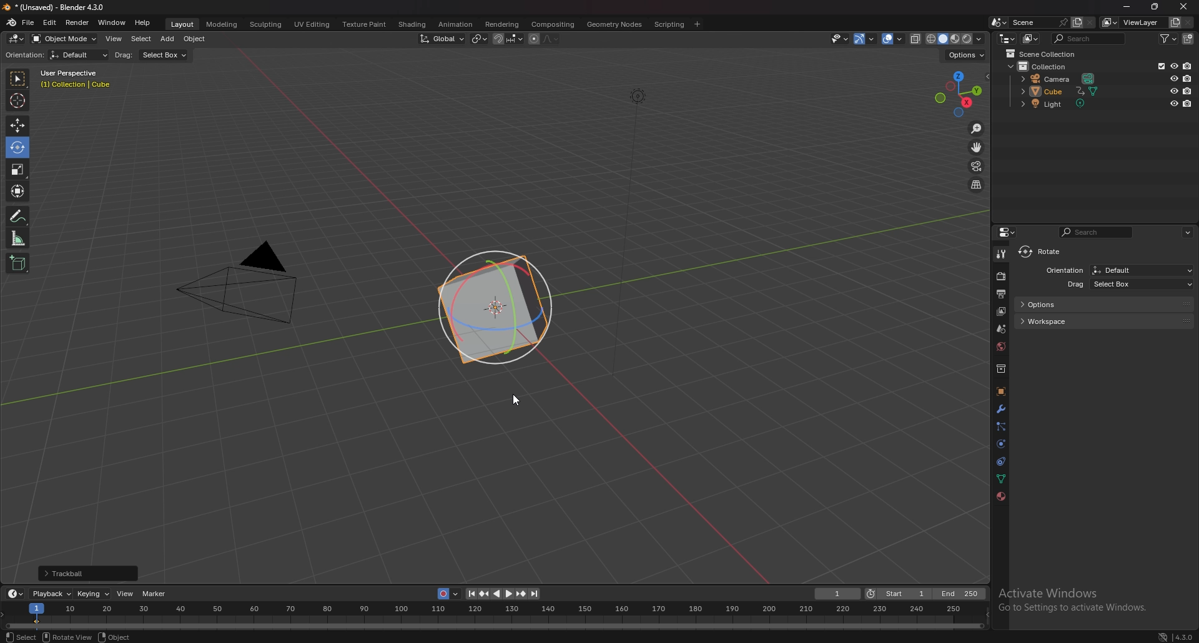 Image resolution: width=1199 pixels, height=643 pixels. What do you see at coordinates (1060, 78) in the screenshot?
I see `camera` at bounding box center [1060, 78].